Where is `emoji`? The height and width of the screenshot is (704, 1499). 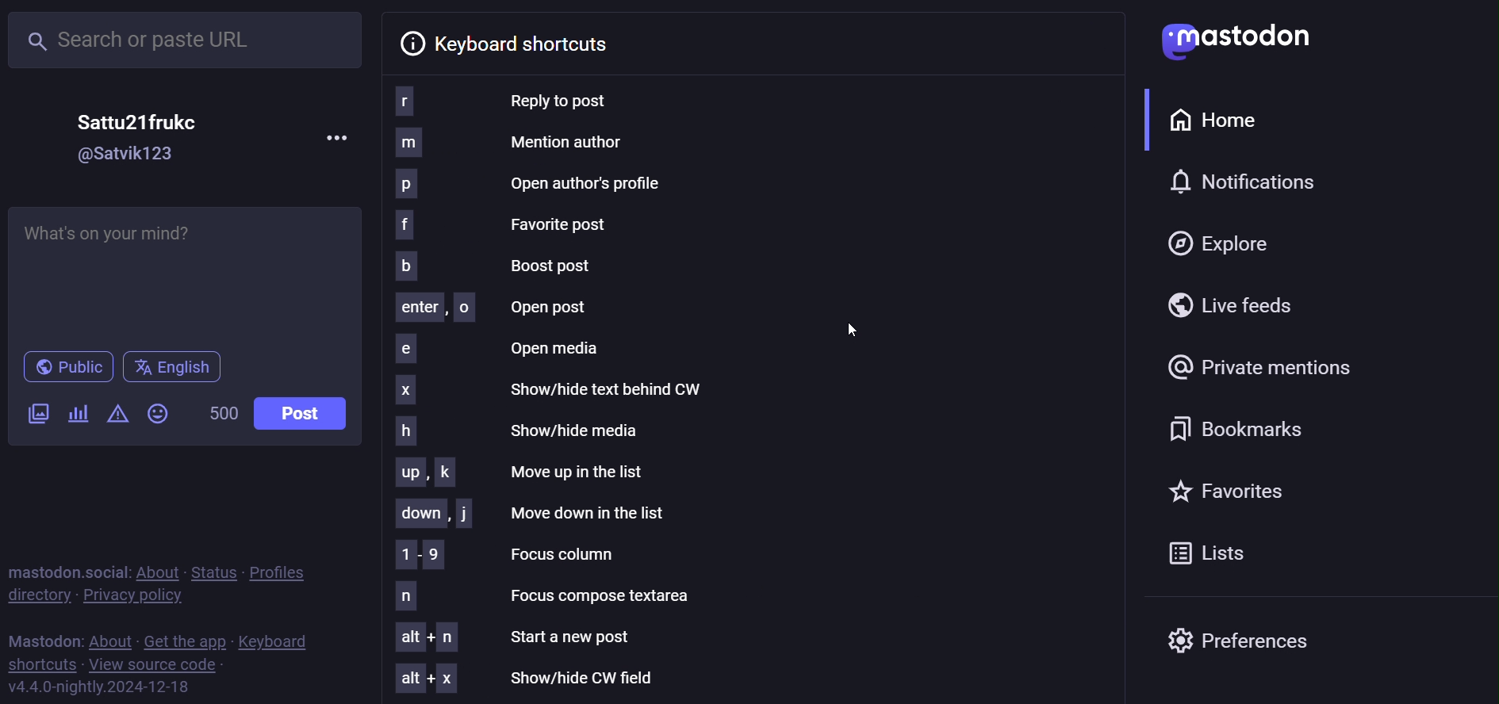
emoji is located at coordinates (164, 412).